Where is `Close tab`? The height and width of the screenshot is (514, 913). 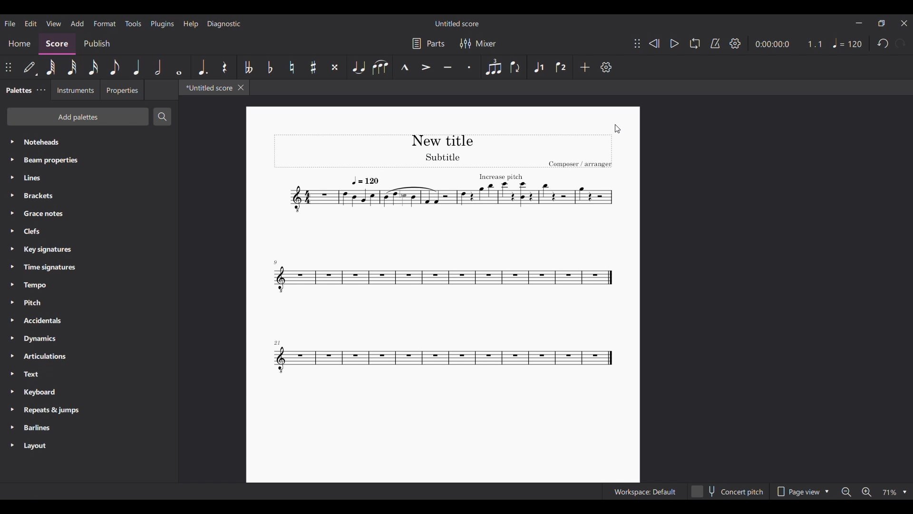
Close tab is located at coordinates (241, 88).